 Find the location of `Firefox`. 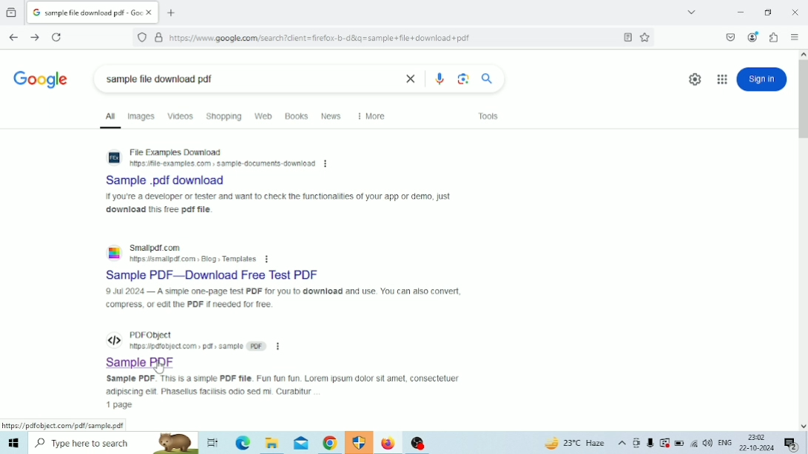

Firefox is located at coordinates (388, 443).